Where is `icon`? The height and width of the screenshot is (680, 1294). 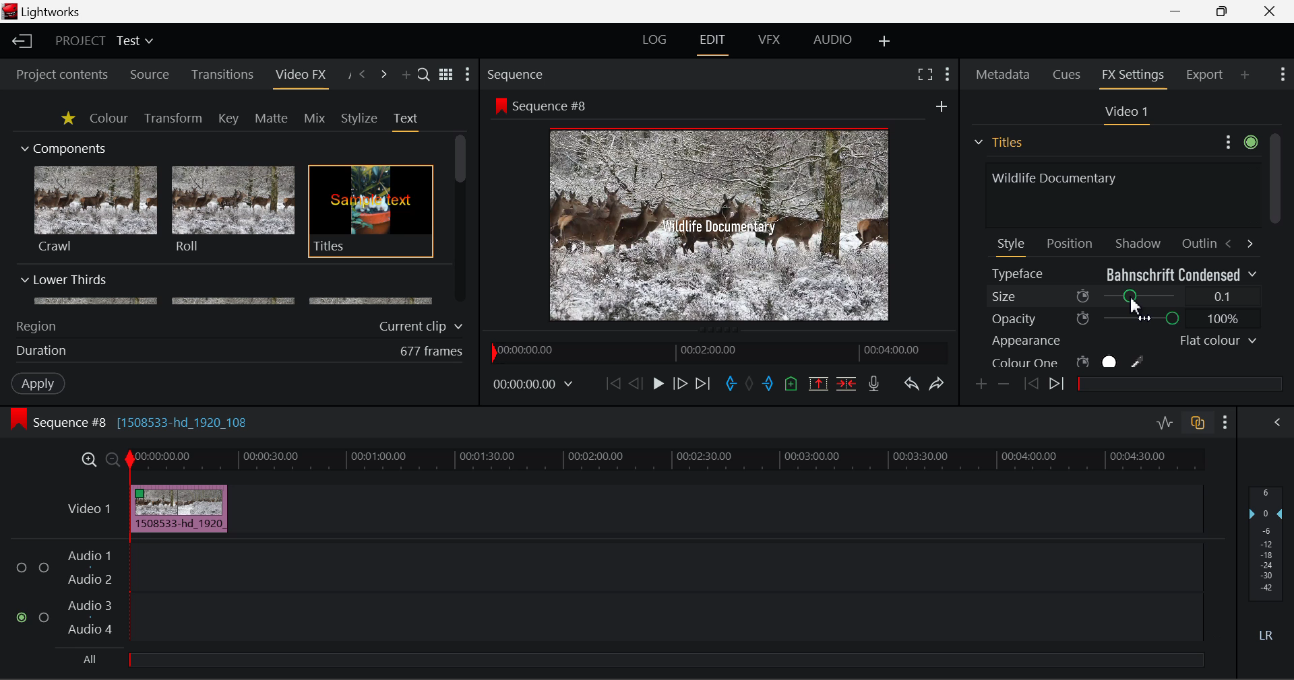 icon is located at coordinates (499, 105).